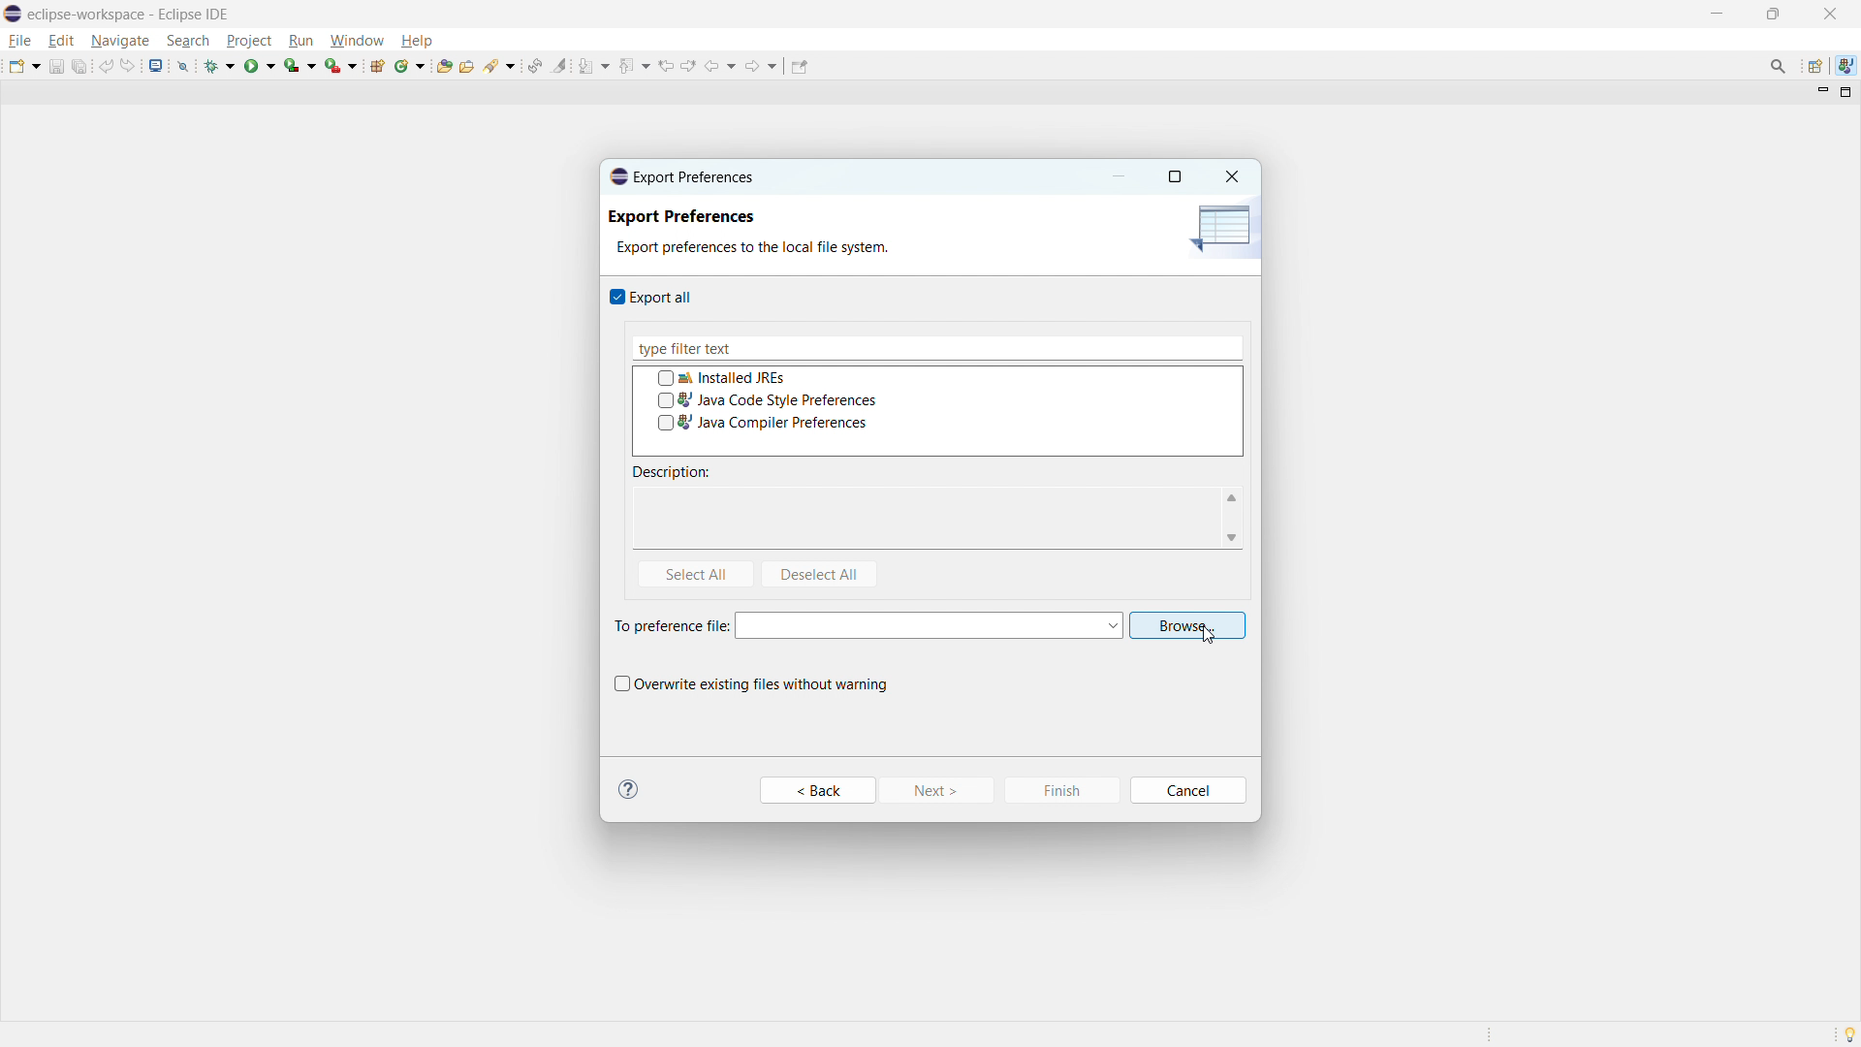 This screenshot has width=1861, height=1047. Describe the element at coordinates (1065, 790) in the screenshot. I see `Finish` at that location.